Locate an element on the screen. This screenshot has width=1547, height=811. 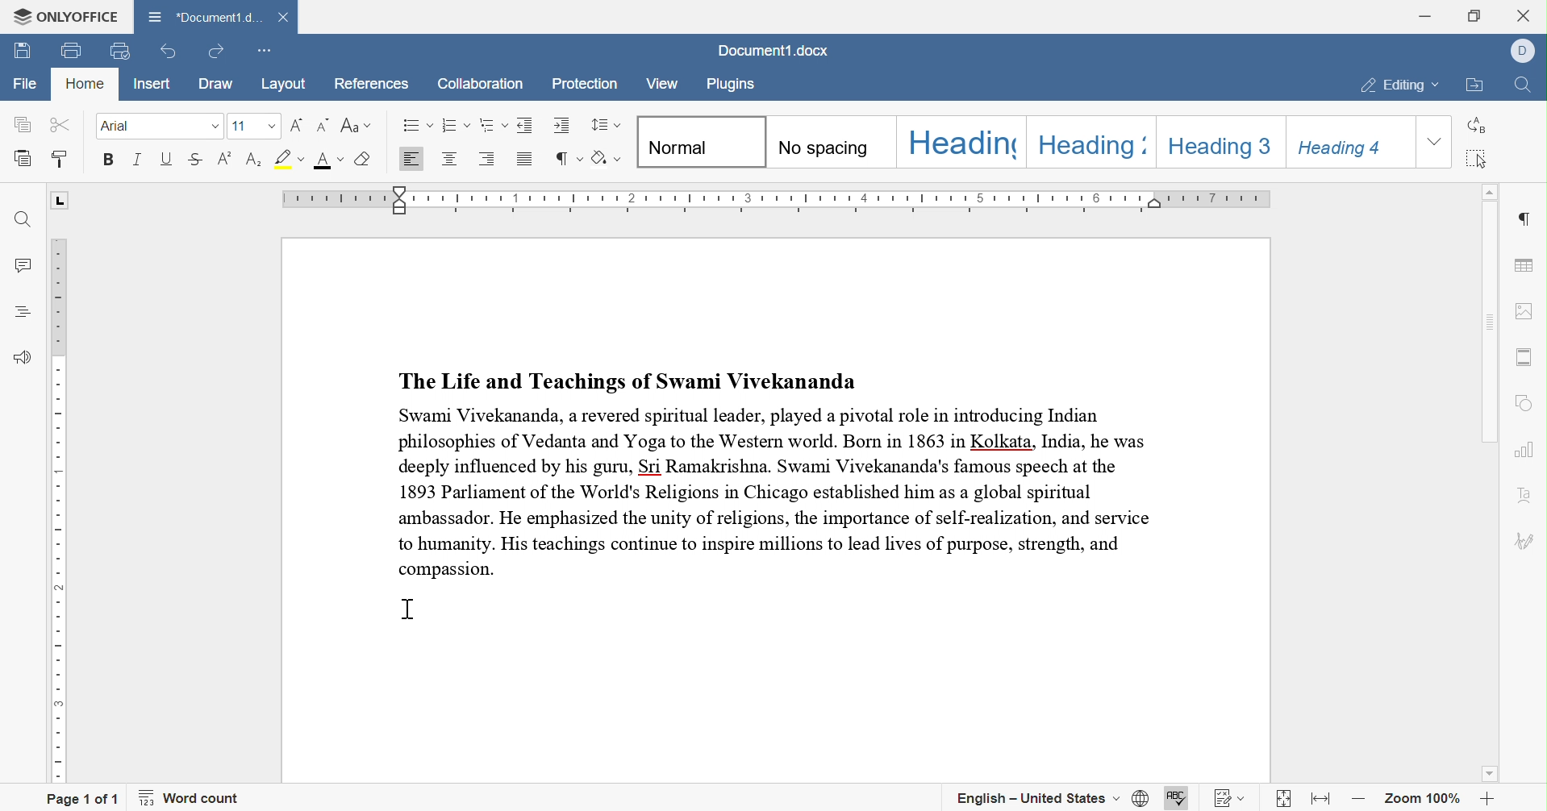
paragraph settings is located at coordinates (1528, 219).